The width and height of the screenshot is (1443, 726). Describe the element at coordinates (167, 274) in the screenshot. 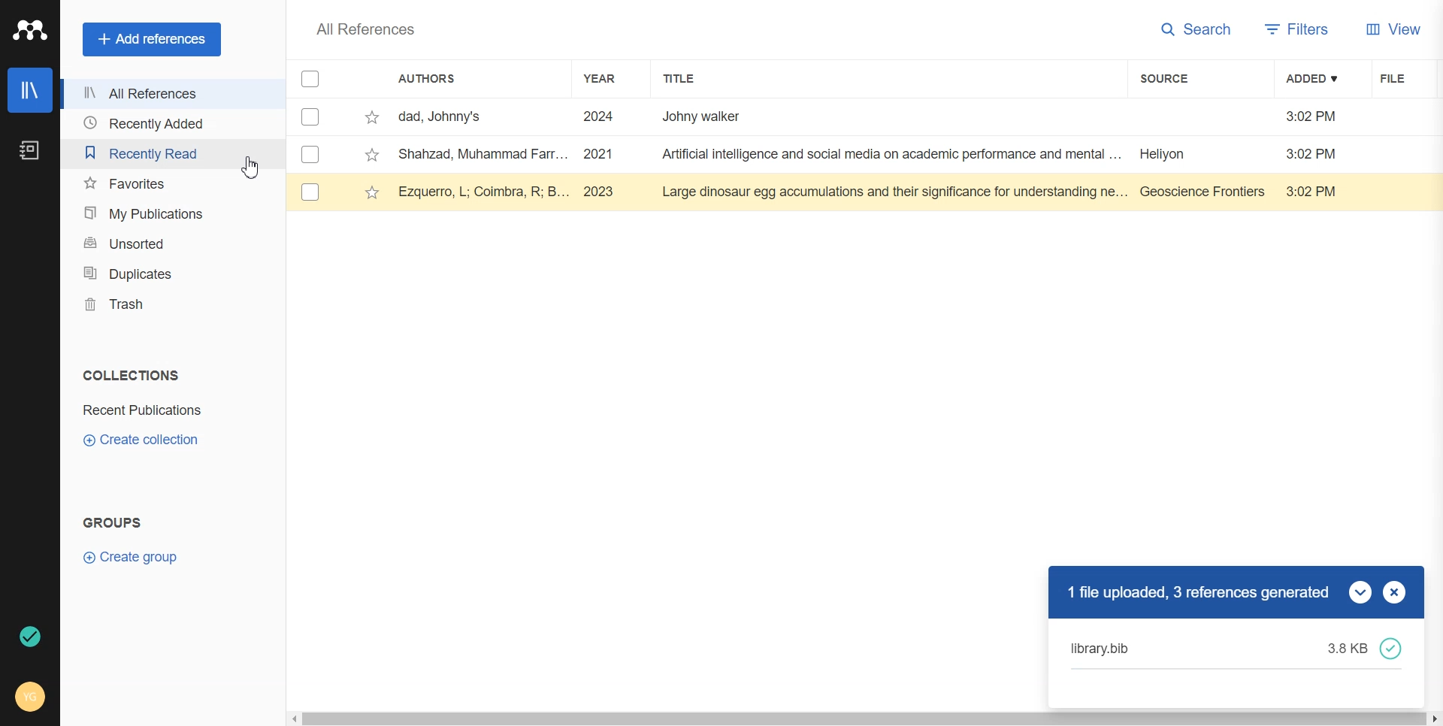

I see `Duplicates` at that location.